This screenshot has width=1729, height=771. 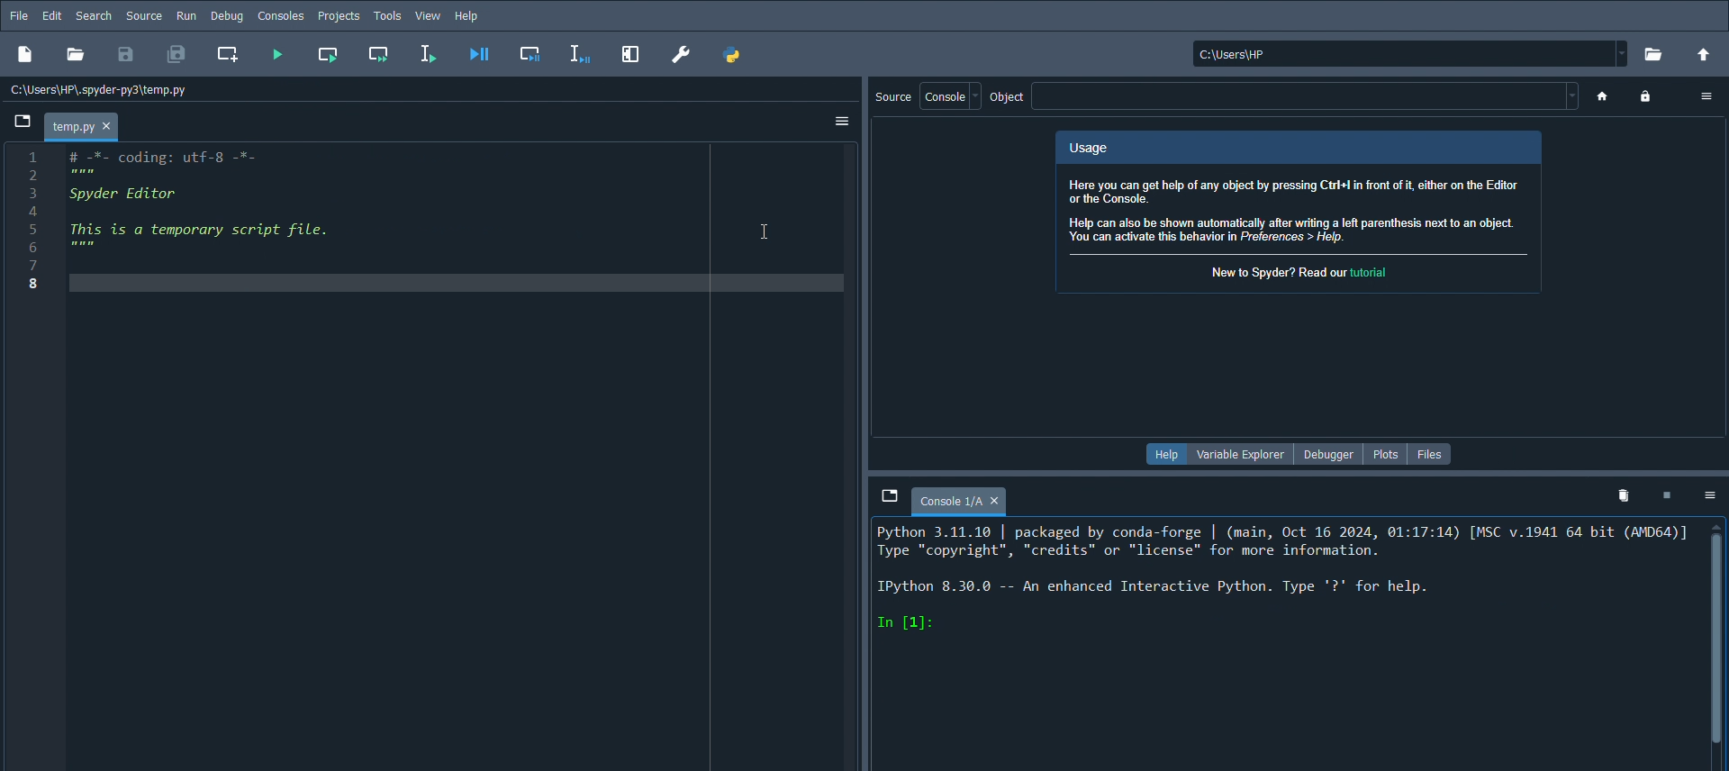 I want to click on Run , so click(x=186, y=15).